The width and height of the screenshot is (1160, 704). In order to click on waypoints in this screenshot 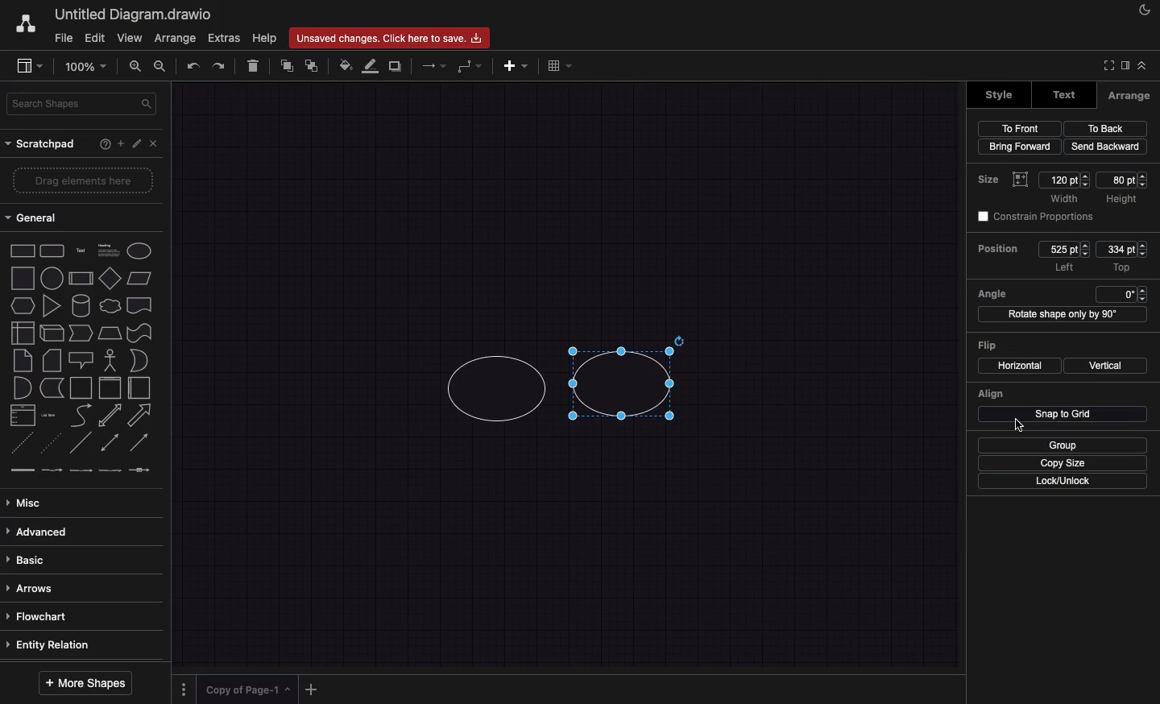, I will do `click(468, 66)`.